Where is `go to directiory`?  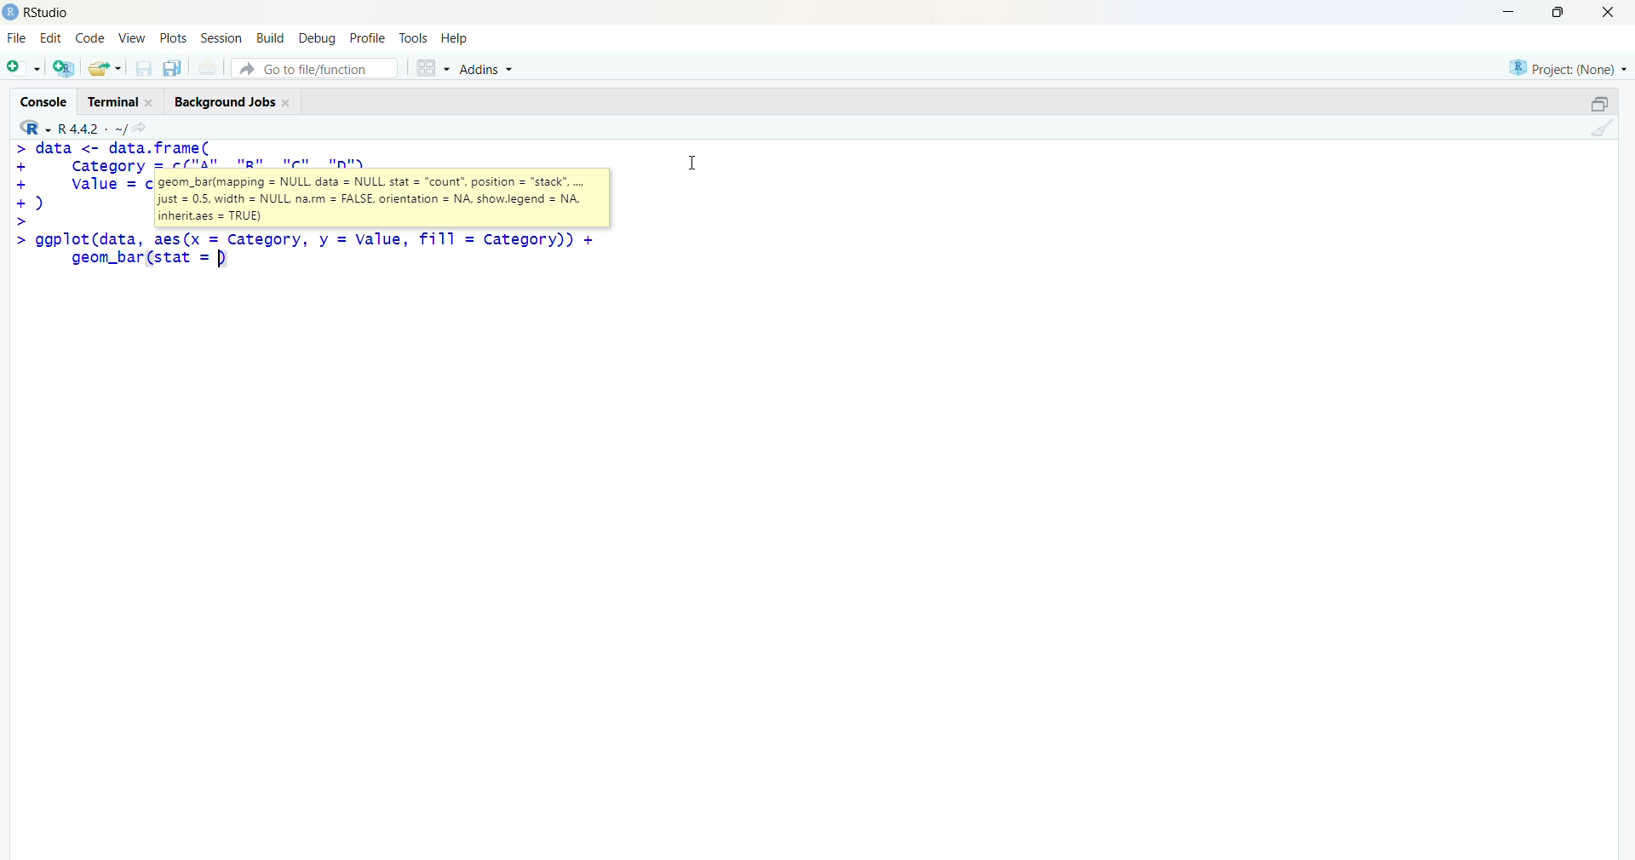
go to directiory is located at coordinates (144, 128).